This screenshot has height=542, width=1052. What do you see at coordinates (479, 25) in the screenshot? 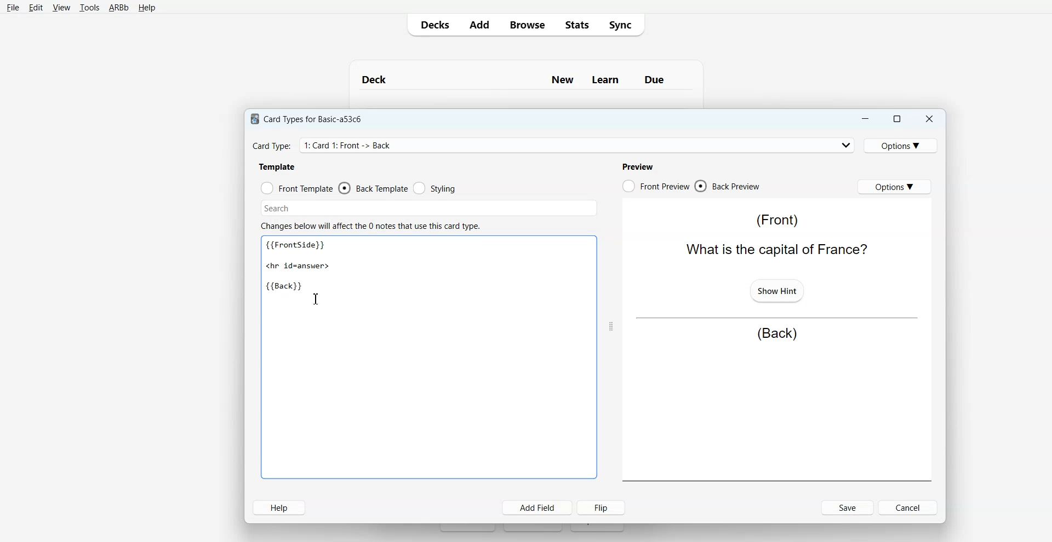
I see `Add` at bounding box center [479, 25].